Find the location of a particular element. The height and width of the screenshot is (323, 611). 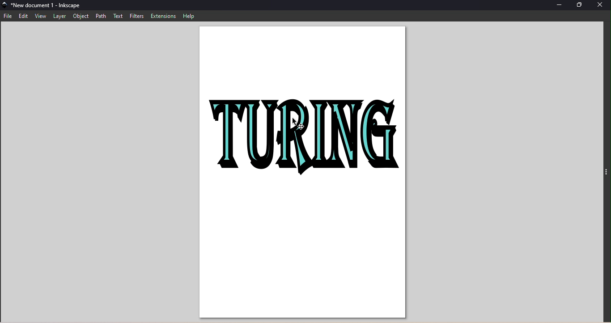

File is located at coordinates (8, 17).